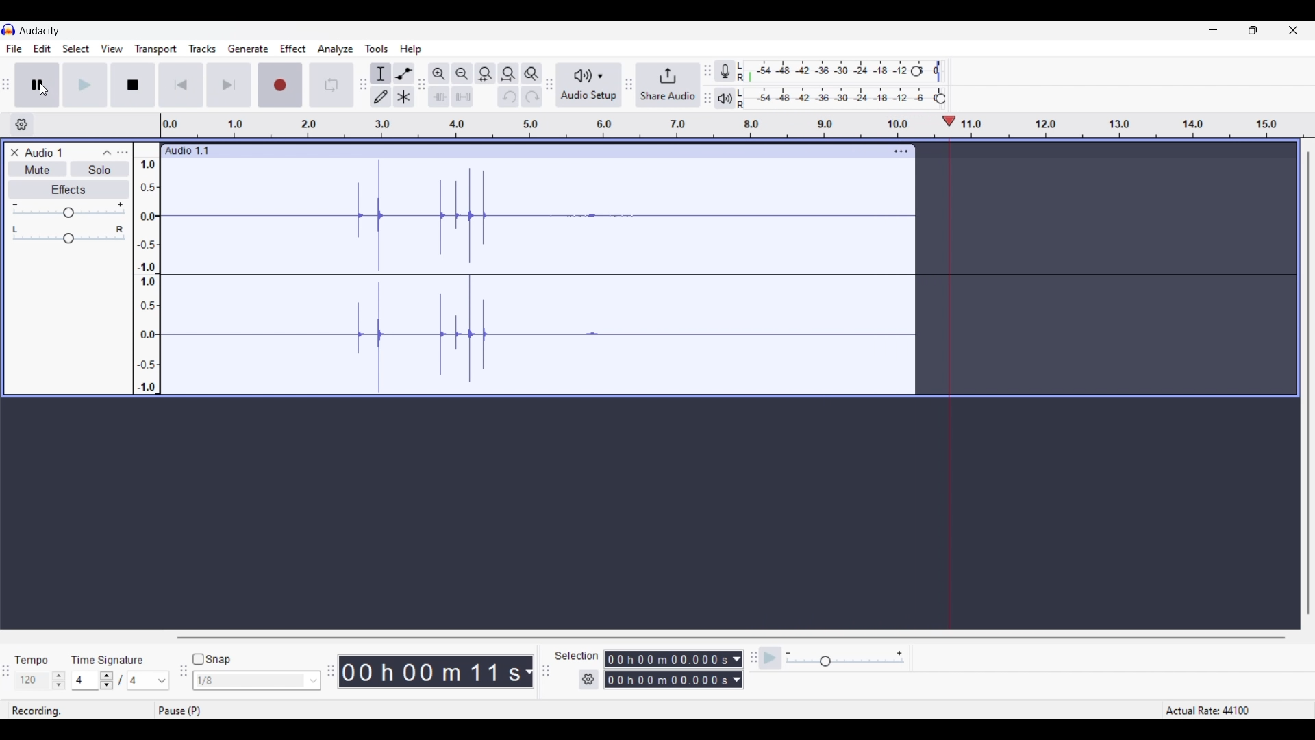  Describe the element at coordinates (739, 128) in the screenshot. I see `Scale to show length of recorded audio` at that location.